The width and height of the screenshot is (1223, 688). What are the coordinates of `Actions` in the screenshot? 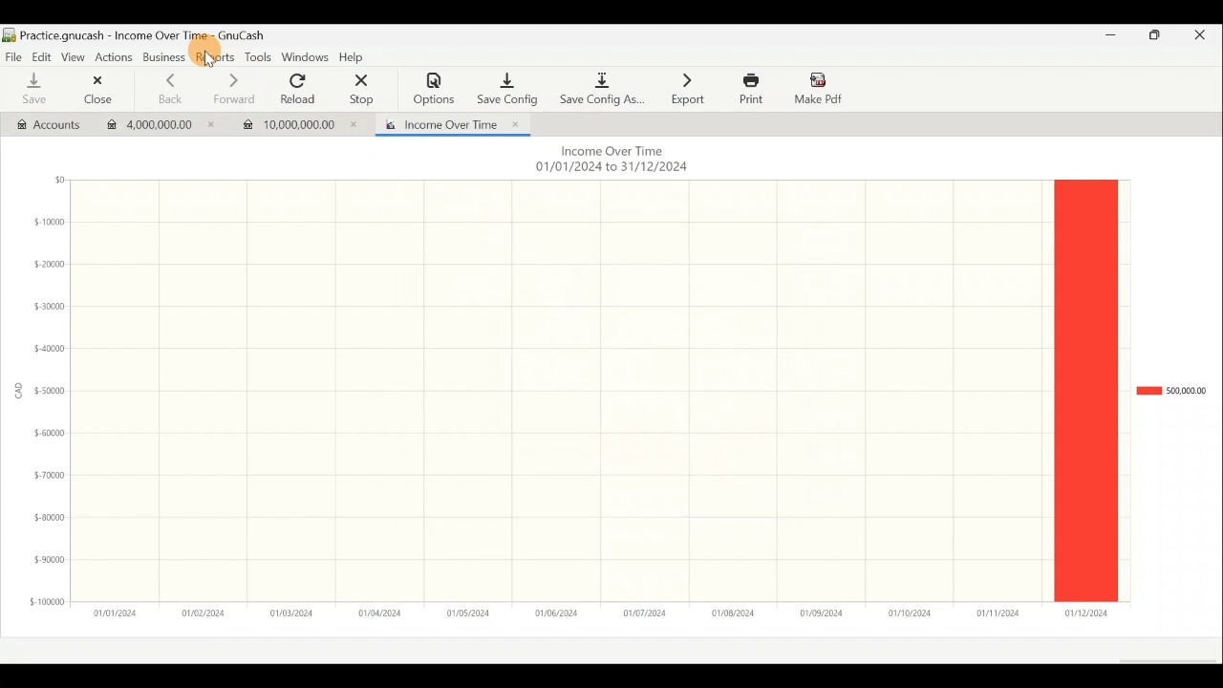 It's located at (114, 56).